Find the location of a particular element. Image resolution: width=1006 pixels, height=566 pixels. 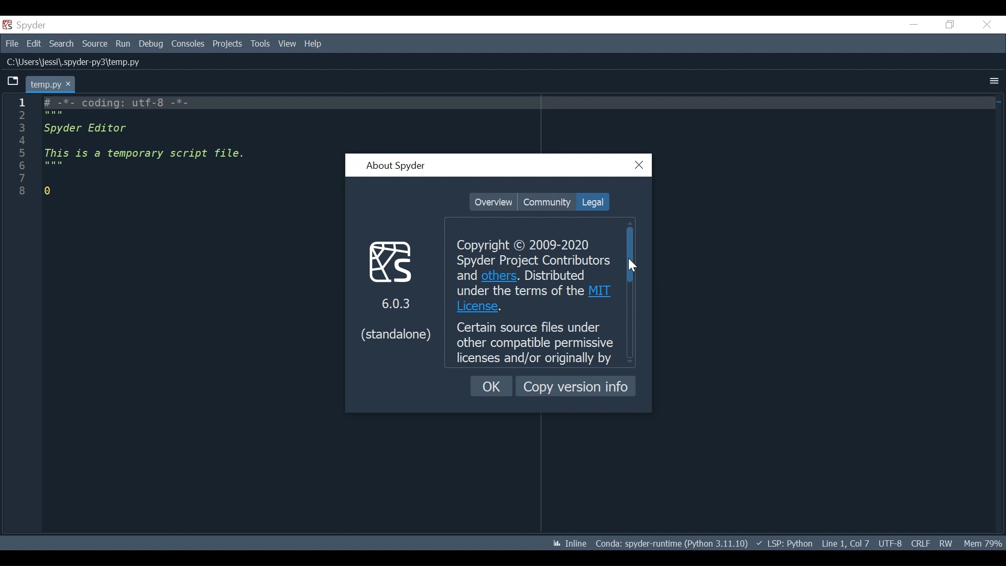

View is located at coordinates (287, 43).